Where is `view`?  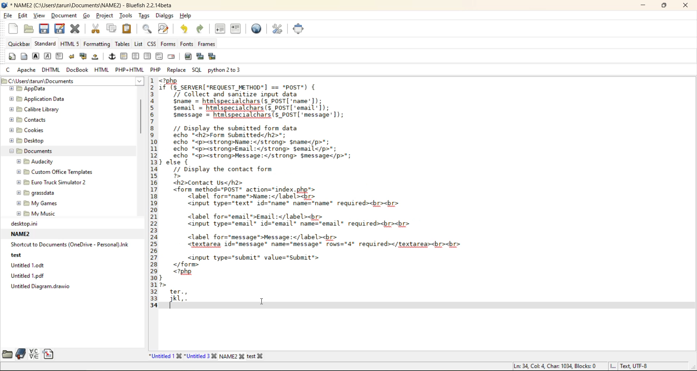
view is located at coordinates (40, 16).